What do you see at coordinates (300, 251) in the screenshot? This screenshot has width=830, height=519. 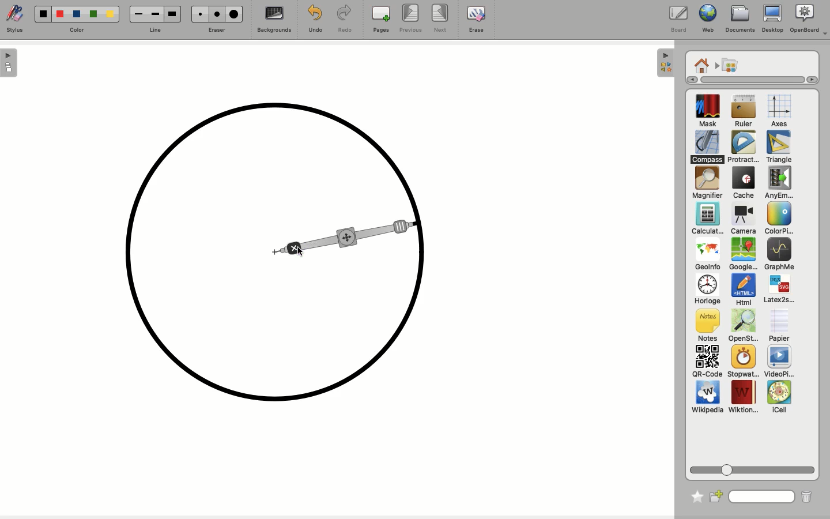 I see `cursor` at bounding box center [300, 251].